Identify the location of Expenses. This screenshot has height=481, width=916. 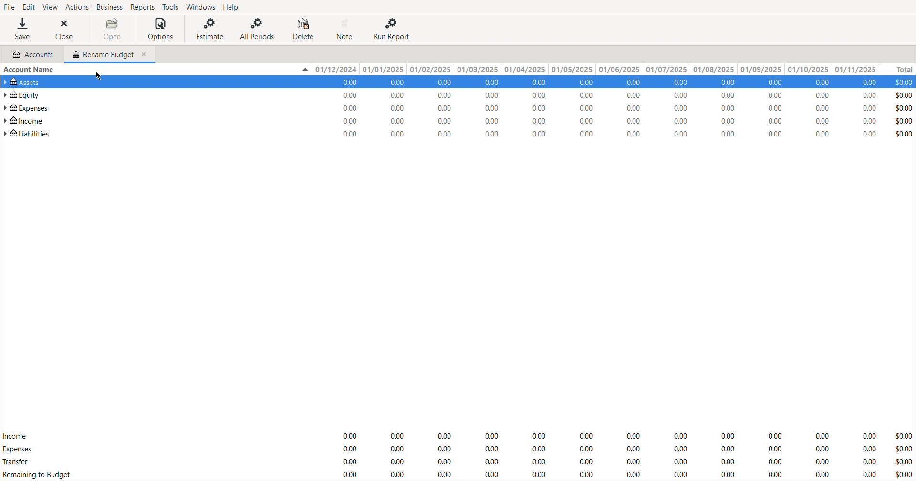
(17, 449).